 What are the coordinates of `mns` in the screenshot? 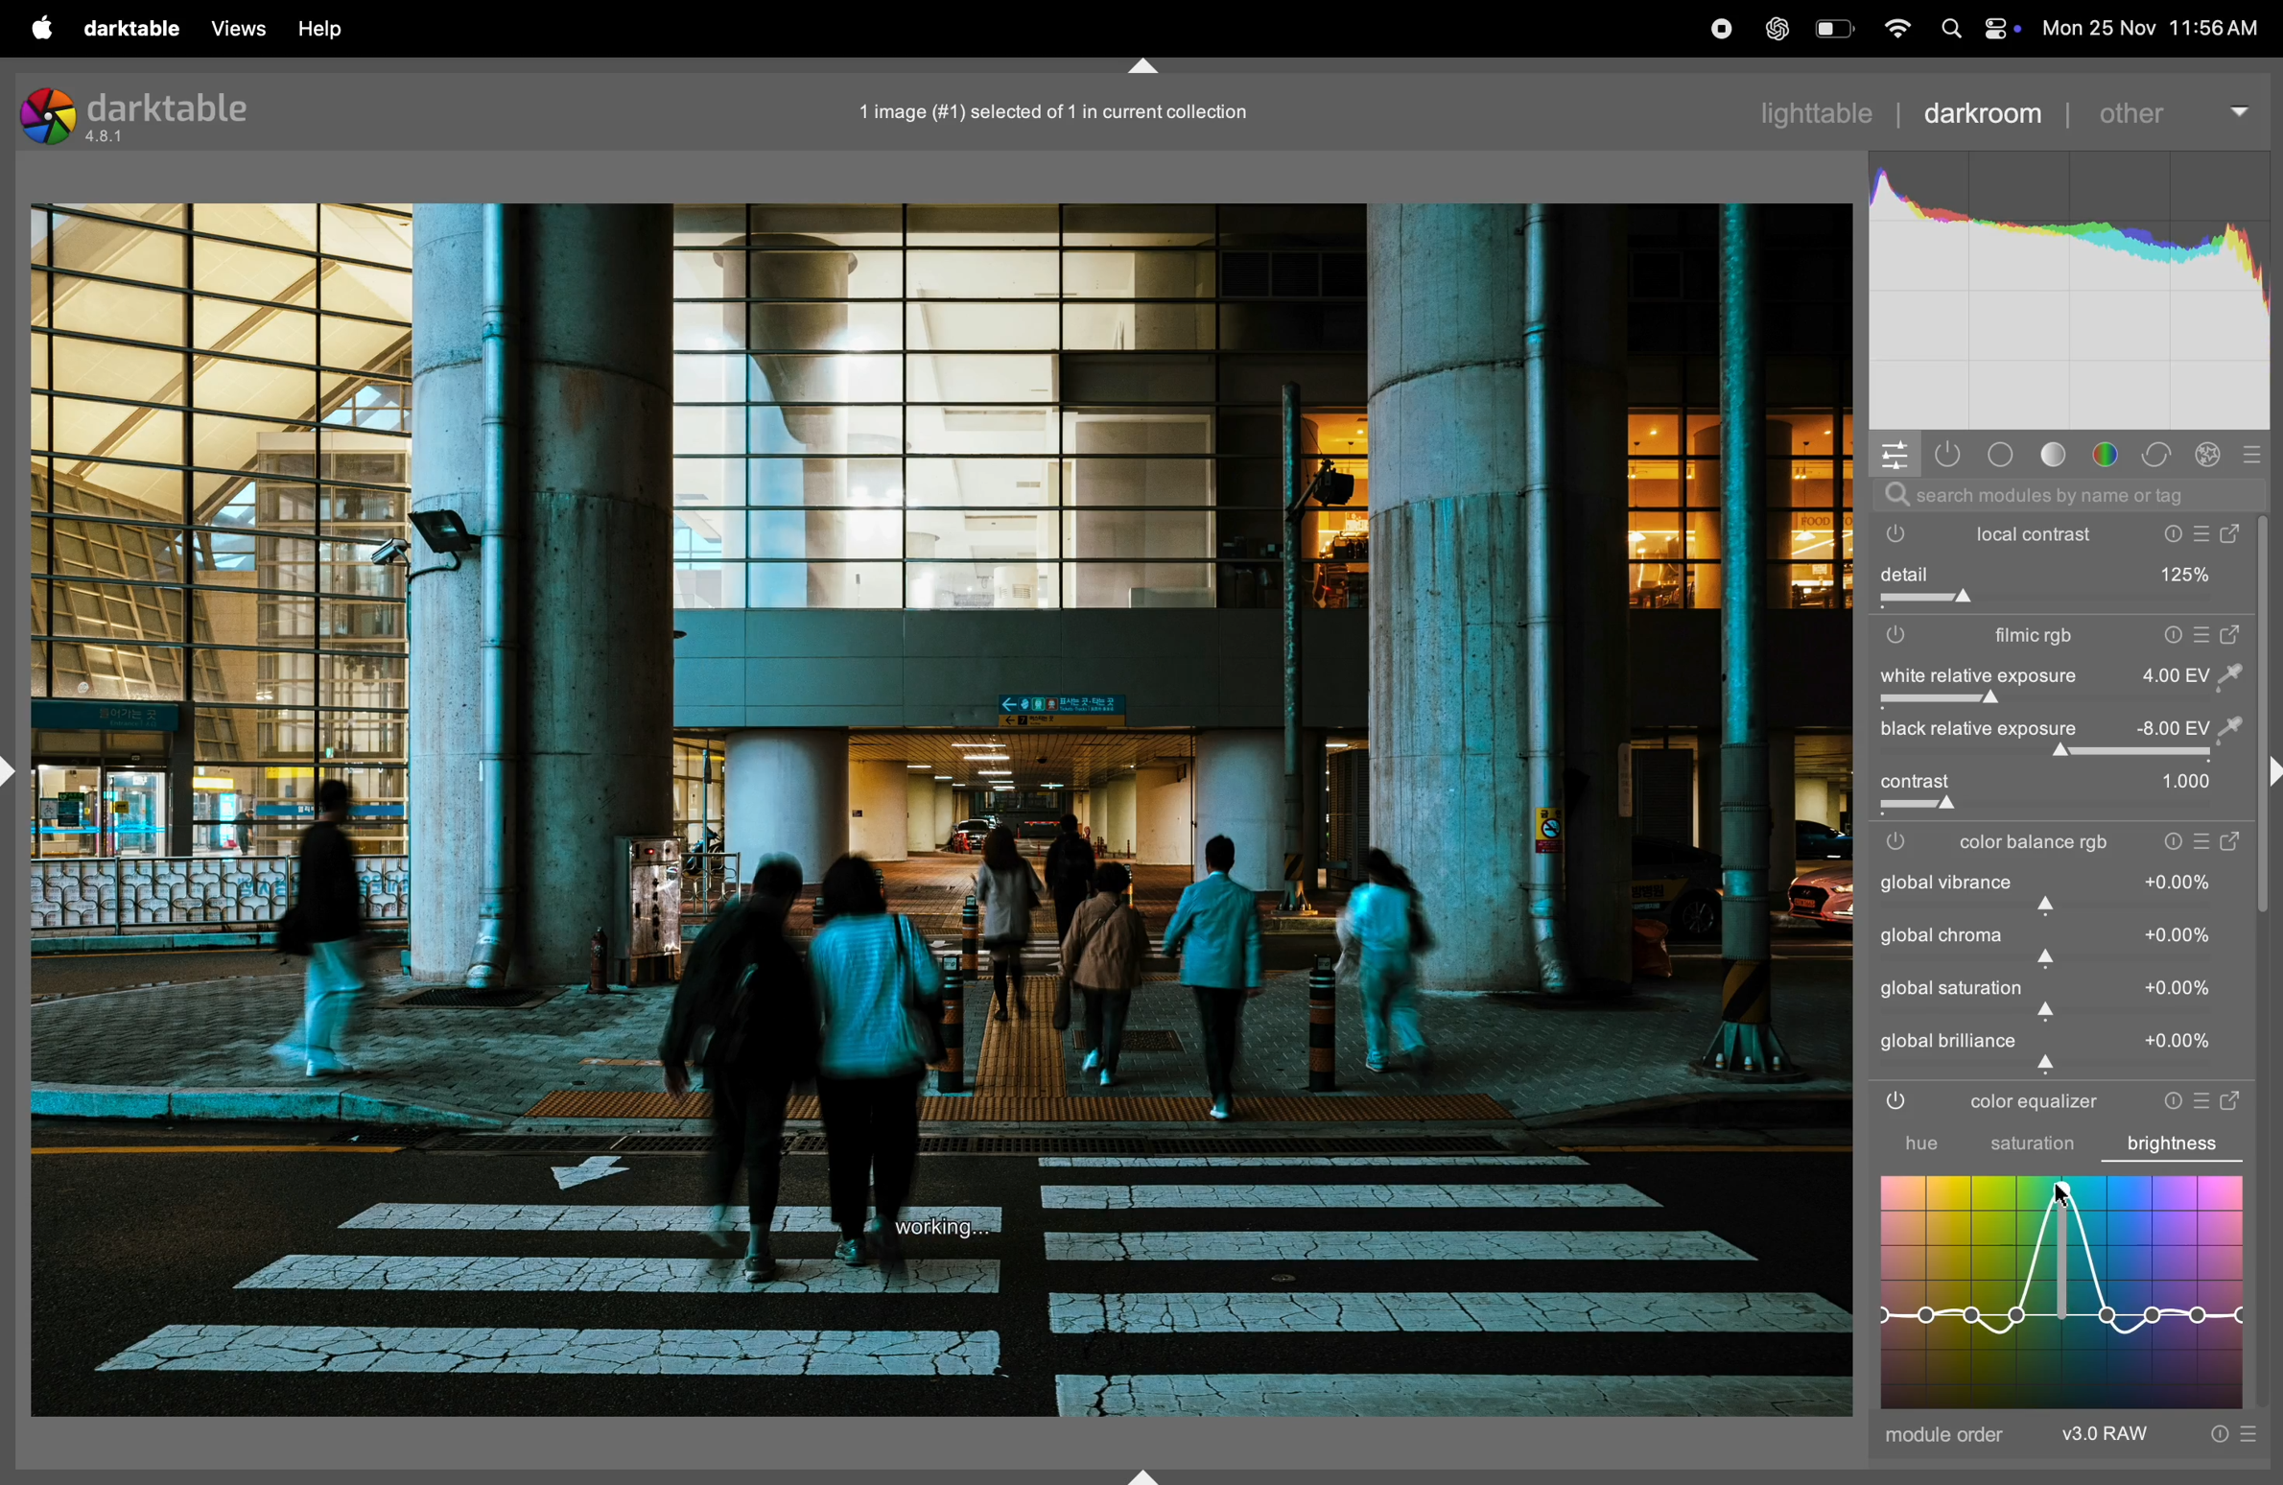 It's located at (2068, 292).